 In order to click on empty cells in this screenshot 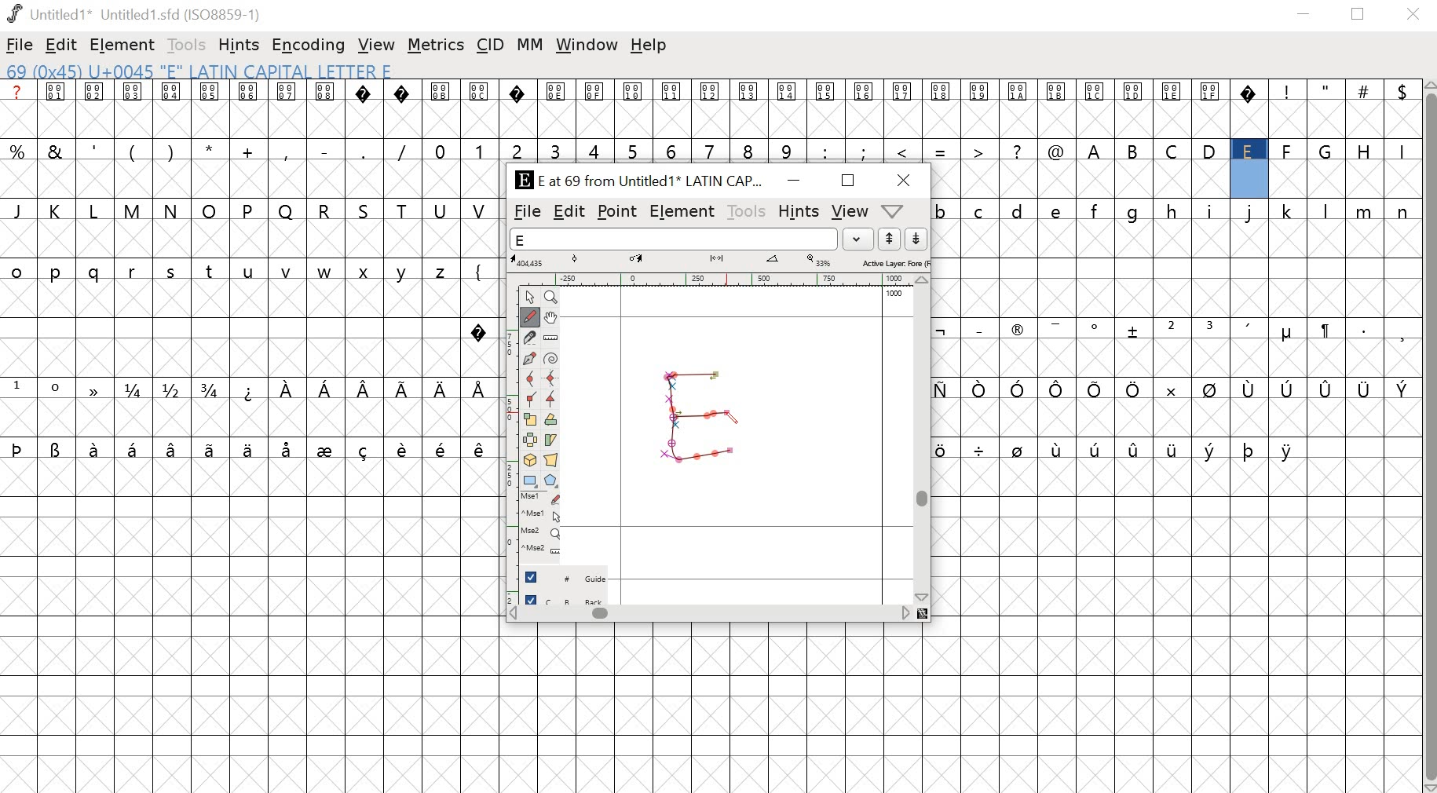, I will do `click(721, 708)`.